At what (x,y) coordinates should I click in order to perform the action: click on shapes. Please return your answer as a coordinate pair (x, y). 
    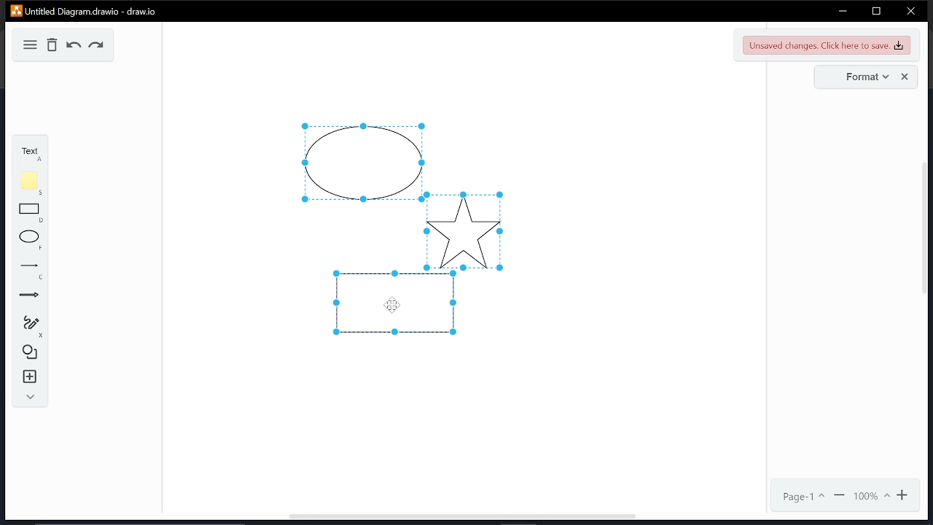
    Looking at the image, I should click on (31, 351).